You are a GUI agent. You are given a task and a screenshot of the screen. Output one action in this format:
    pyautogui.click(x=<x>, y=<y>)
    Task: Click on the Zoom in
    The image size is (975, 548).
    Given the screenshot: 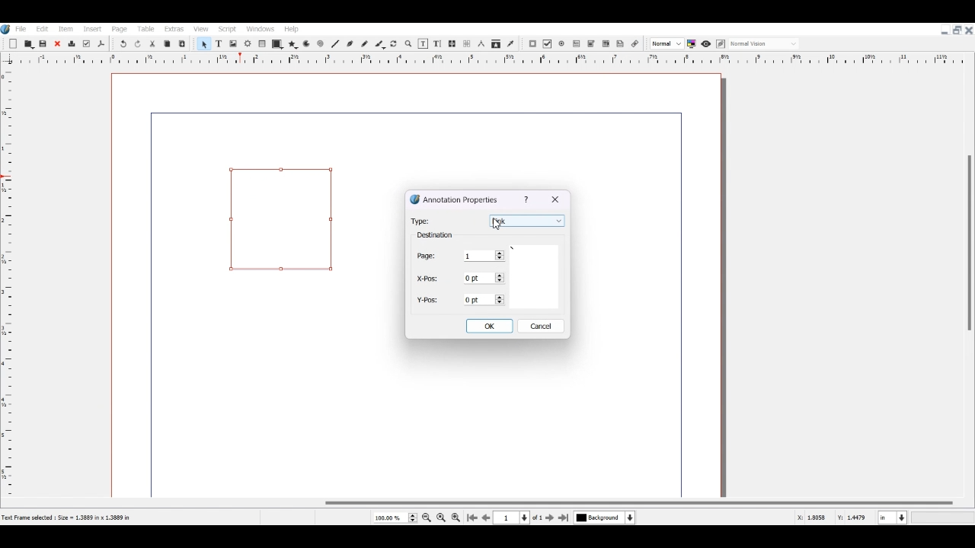 What is the action you would take?
    pyautogui.click(x=456, y=517)
    